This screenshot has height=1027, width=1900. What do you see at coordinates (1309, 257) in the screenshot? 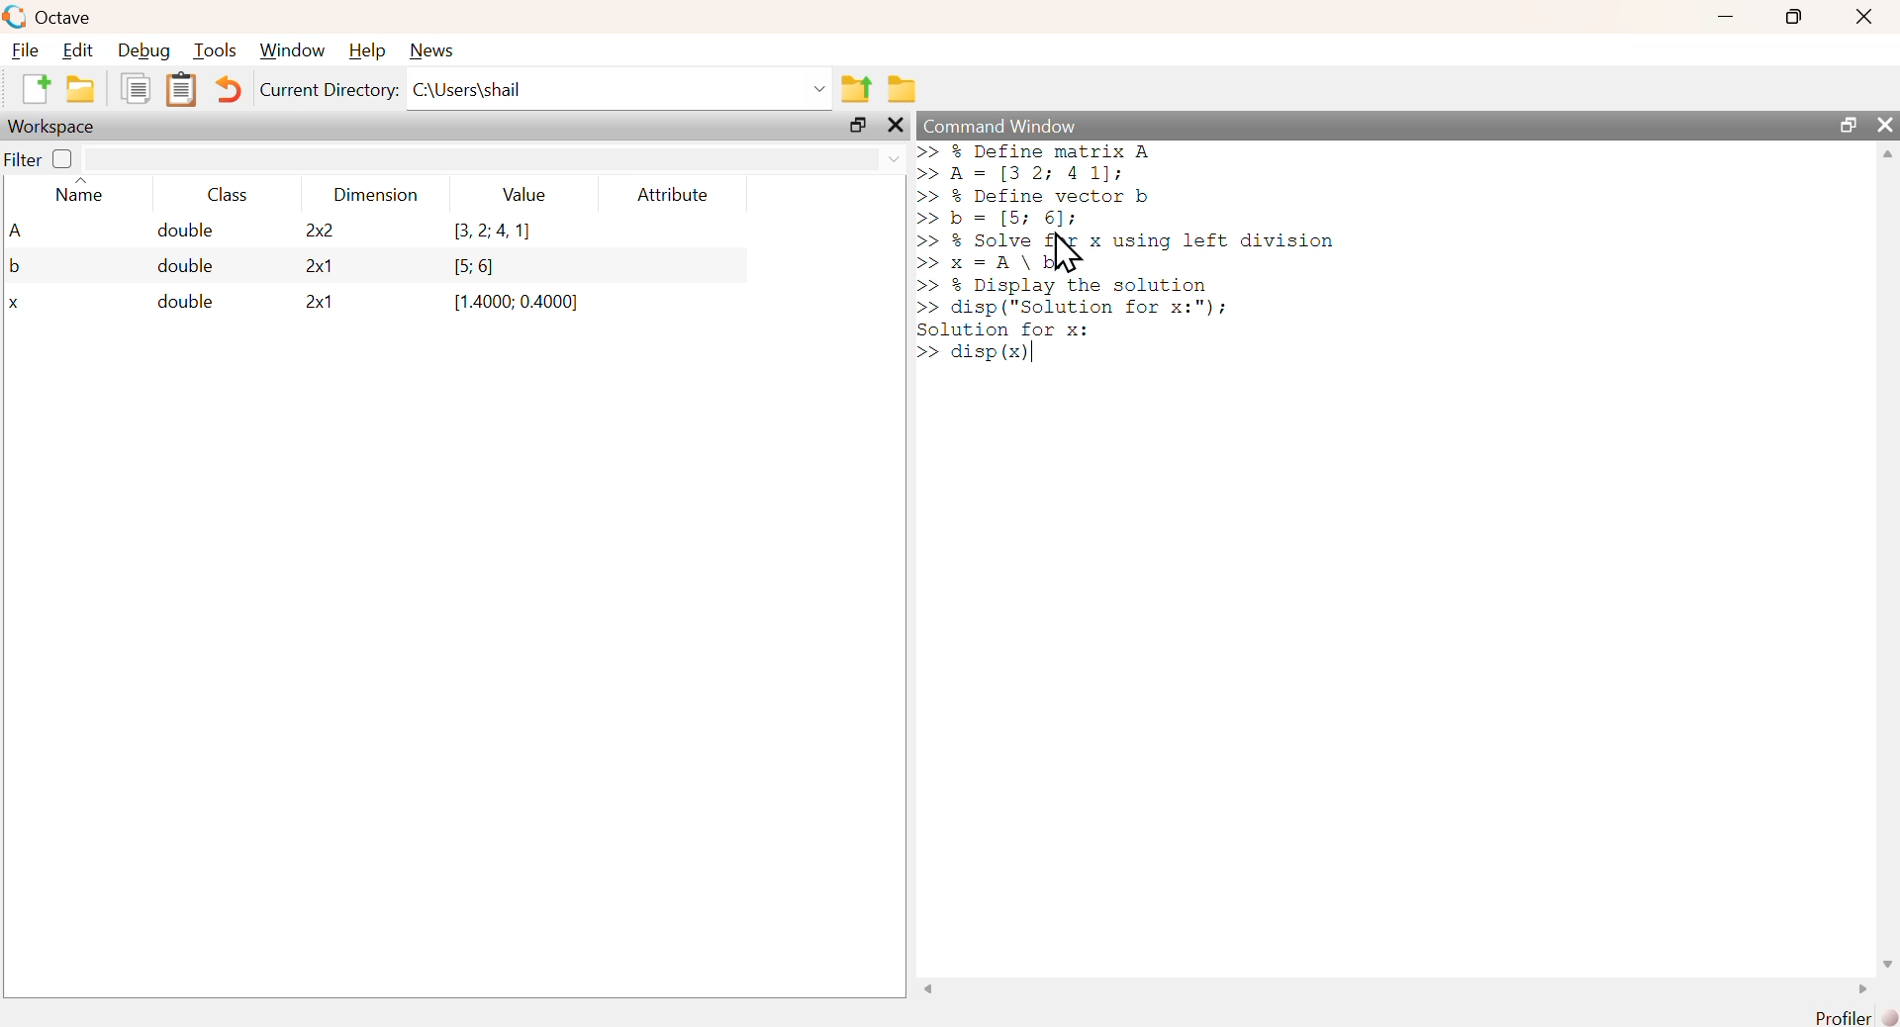
I see `command` at bounding box center [1309, 257].